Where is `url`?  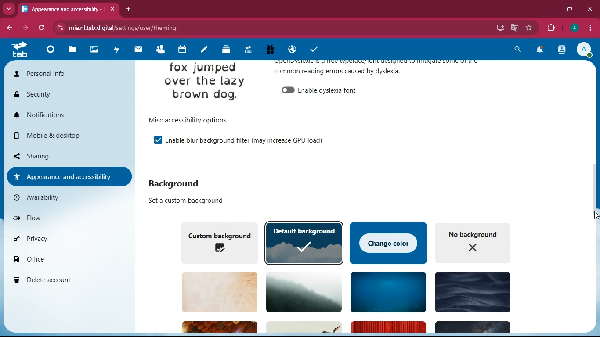
url is located at coordinates (159, 27).